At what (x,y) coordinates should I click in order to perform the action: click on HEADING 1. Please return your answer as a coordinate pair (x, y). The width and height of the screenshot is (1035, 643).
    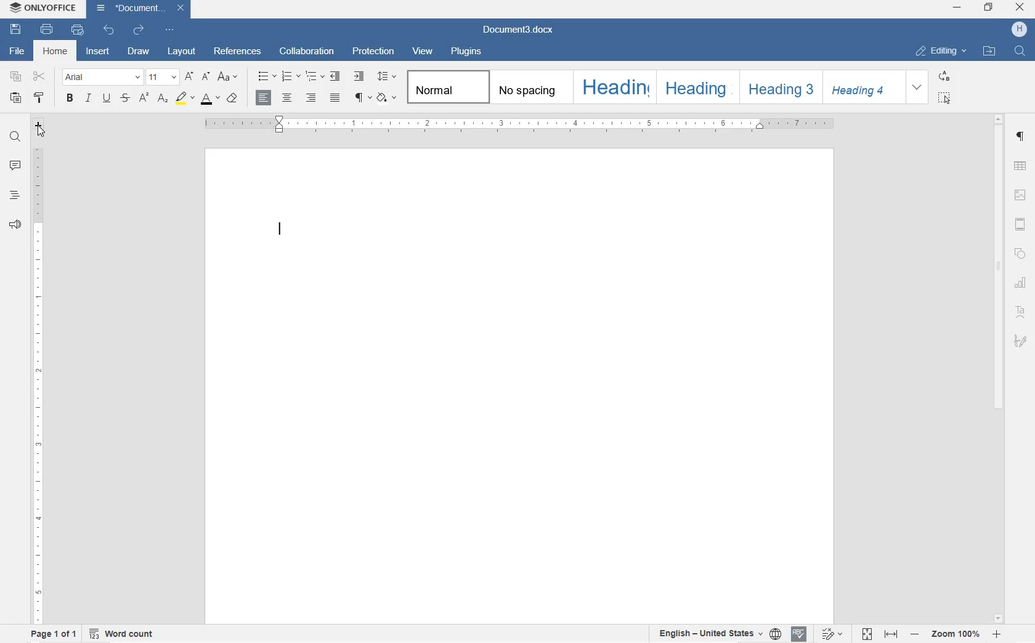
    Looking at the image, I should click on (614, 88).